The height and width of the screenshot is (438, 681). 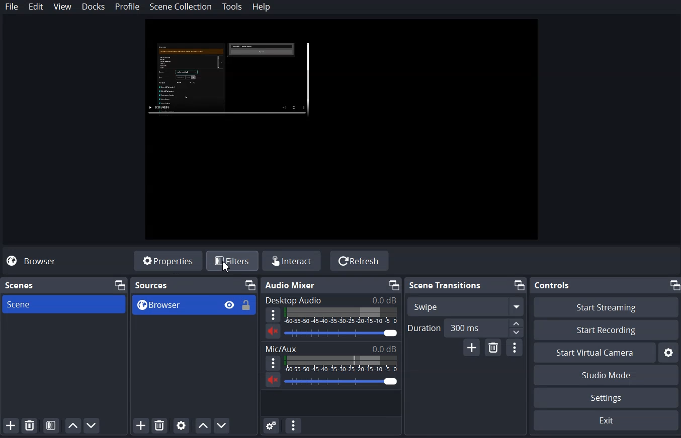 I want to click on Volume Adjuster, so click(x=340, y=333).